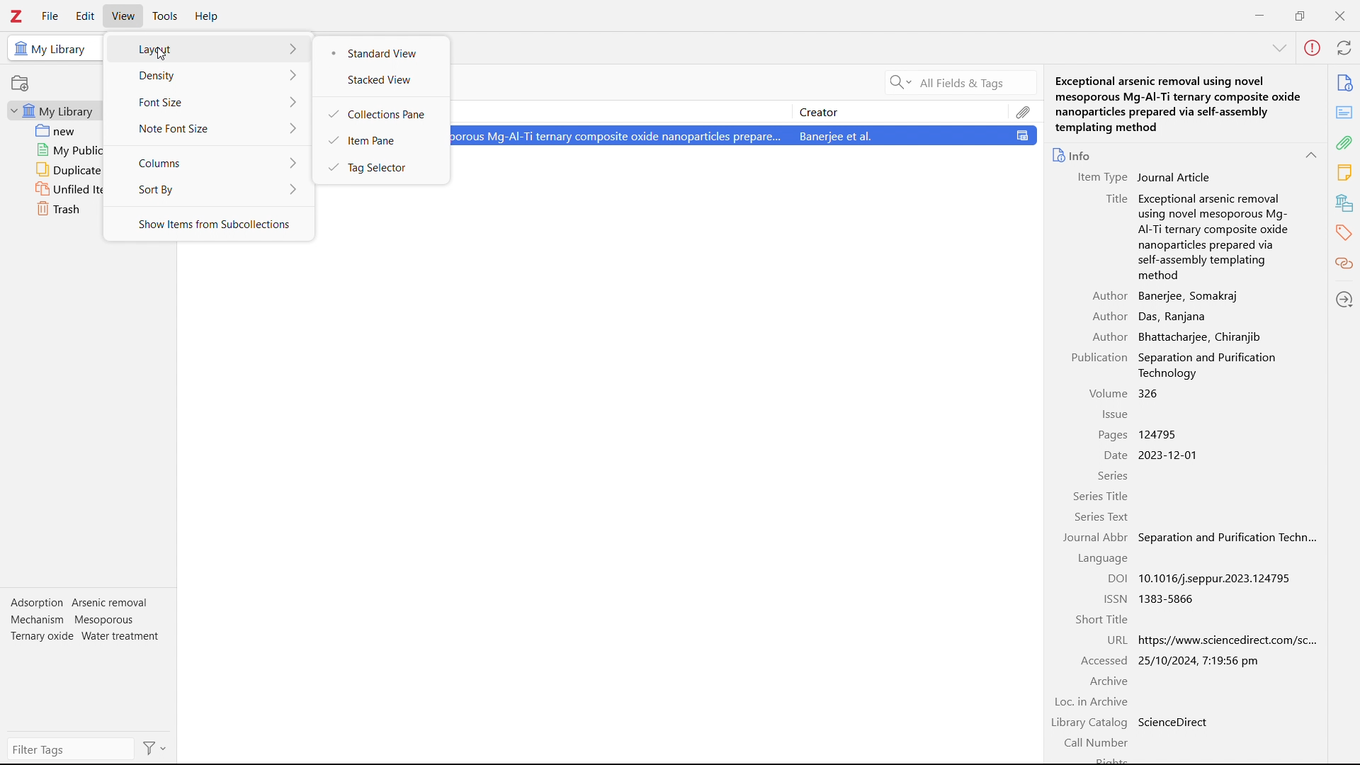 Image resolution: width=1360 pixels, height=765 pixels. Describe the element at coordinates (208, 188) in the screenshot. I see `sort by` at that location.